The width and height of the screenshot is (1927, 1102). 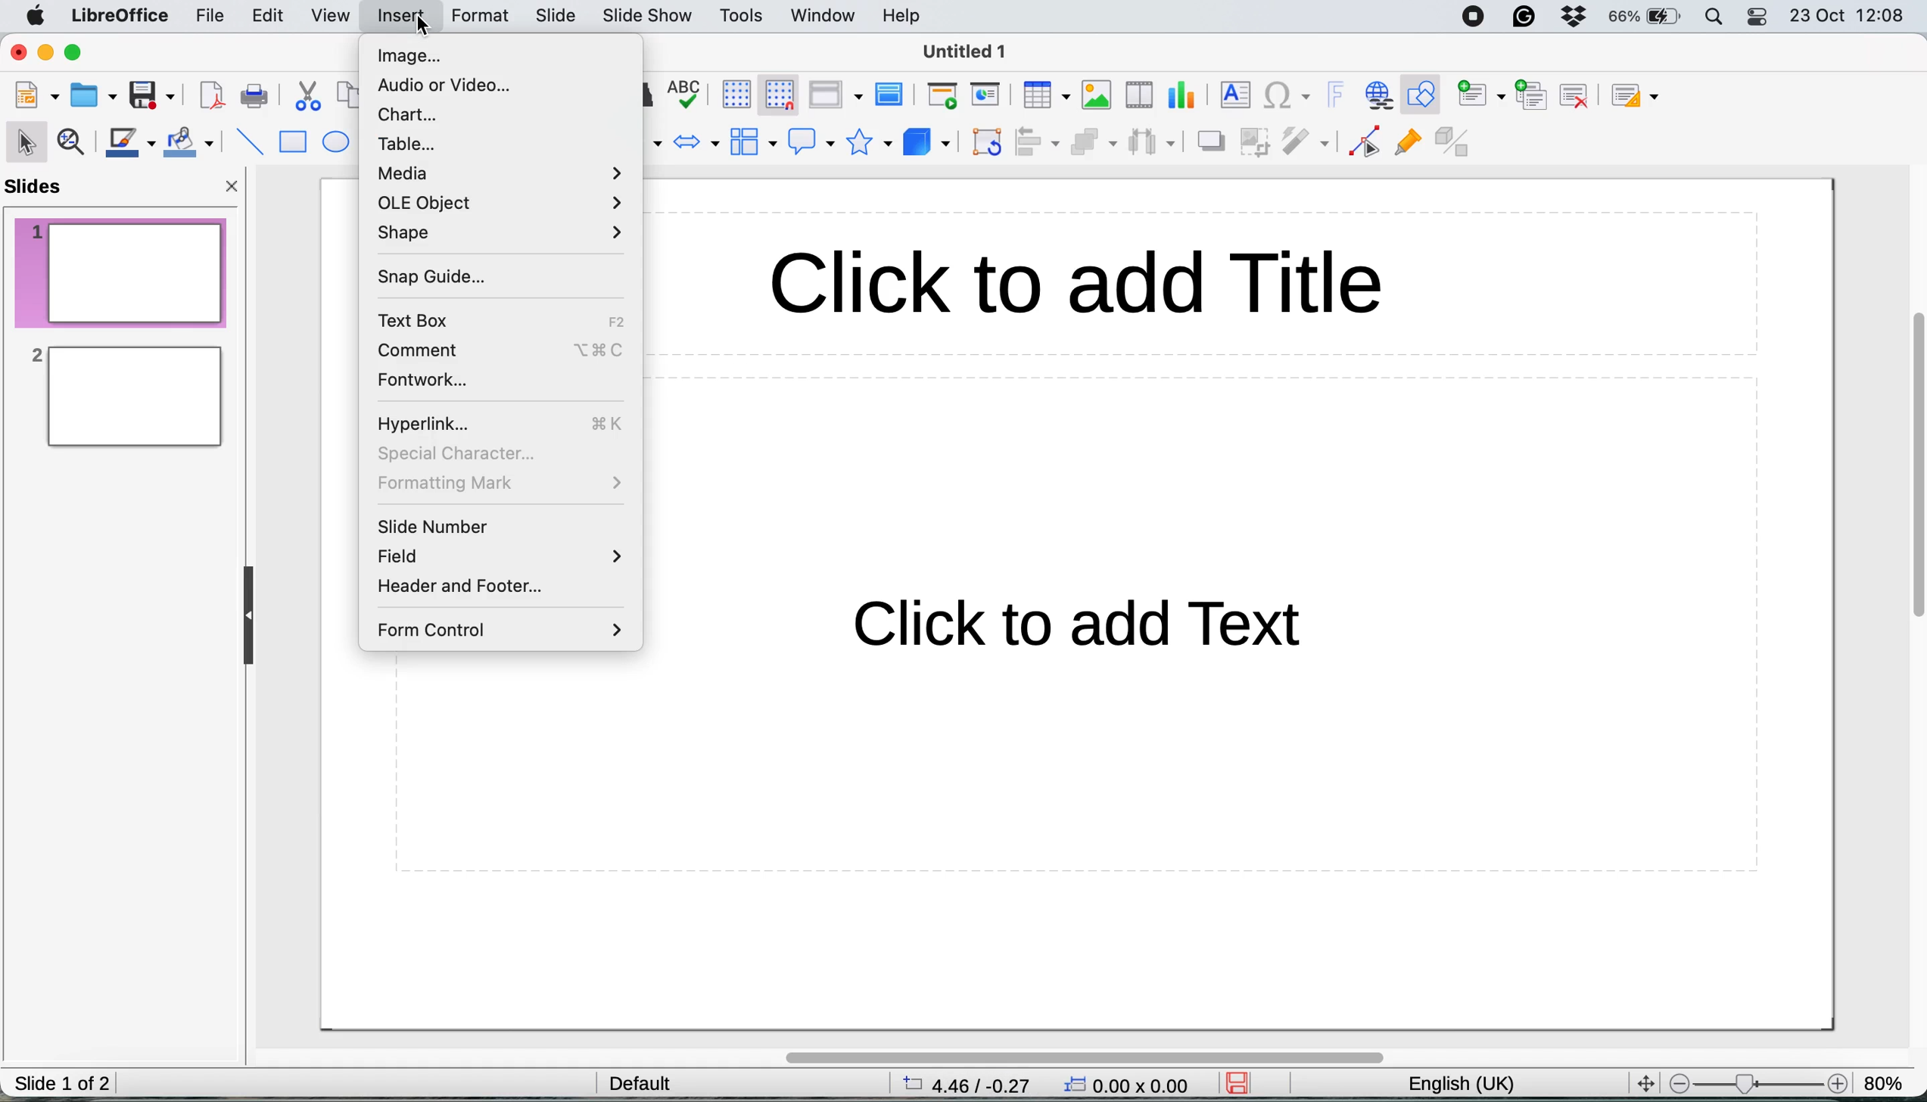 What do you see at coordinates (1909, 481) in the screenshot?
I see `vertical scroll bar` at bounding box center [1909, 481].